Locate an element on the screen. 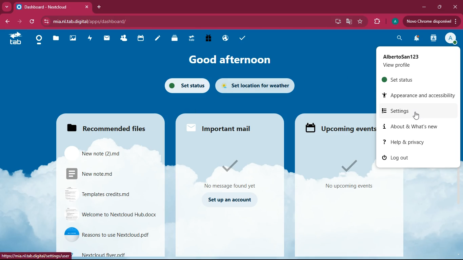 This screenshot has height=260, width=463. profile is located at coordinates (414, 60).